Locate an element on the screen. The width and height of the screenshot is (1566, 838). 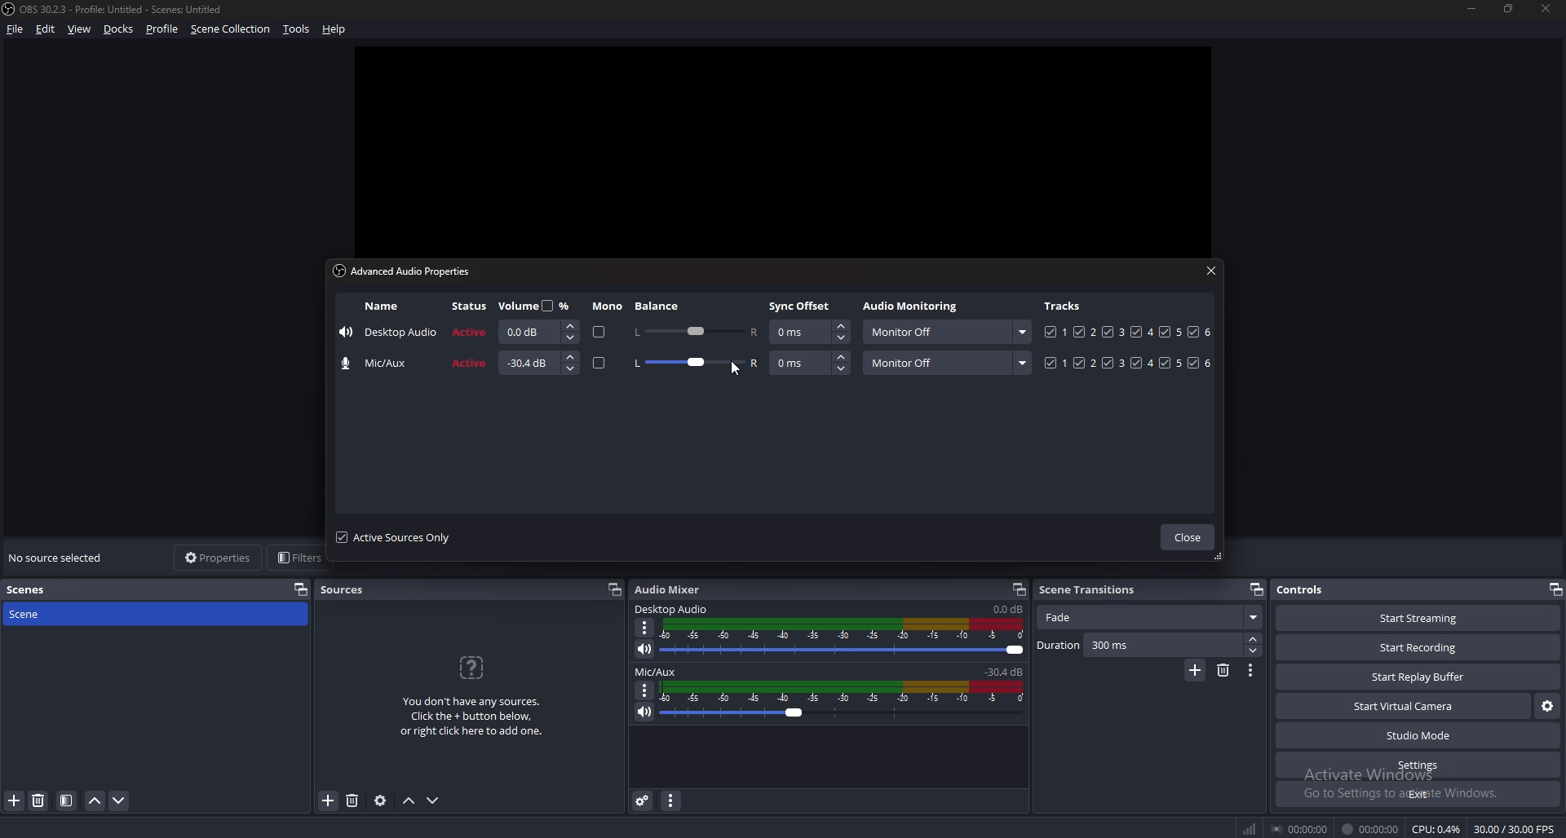
name is located at coordinates (381, 305).